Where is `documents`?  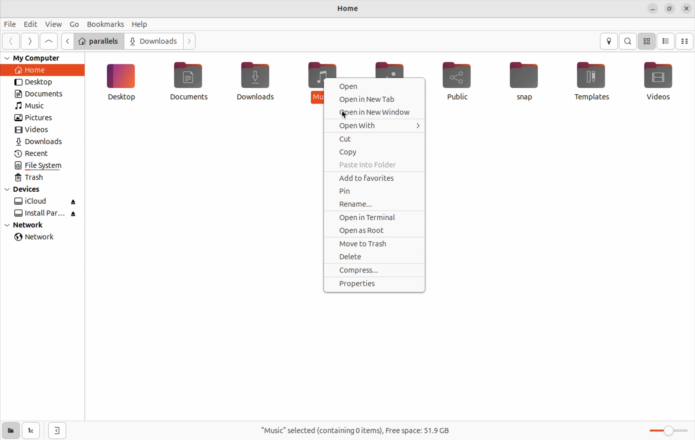 documents is located at coordinates (44, 94).